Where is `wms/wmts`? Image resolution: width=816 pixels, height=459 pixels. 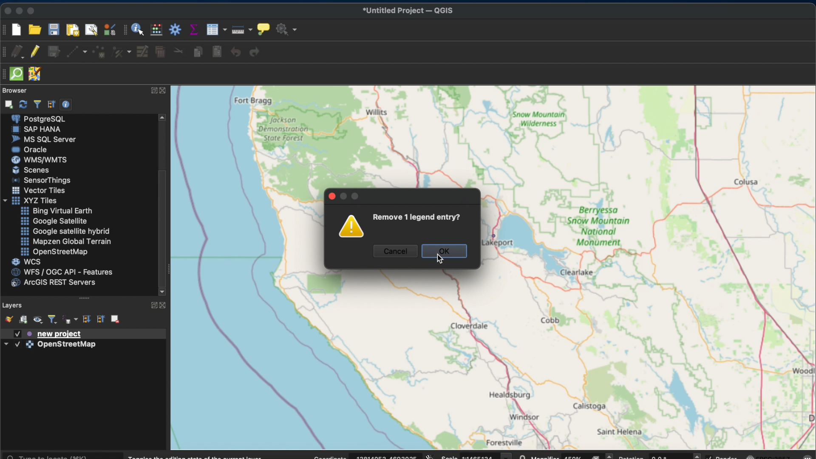
wms/wmts is located at coordinates (37, 159).